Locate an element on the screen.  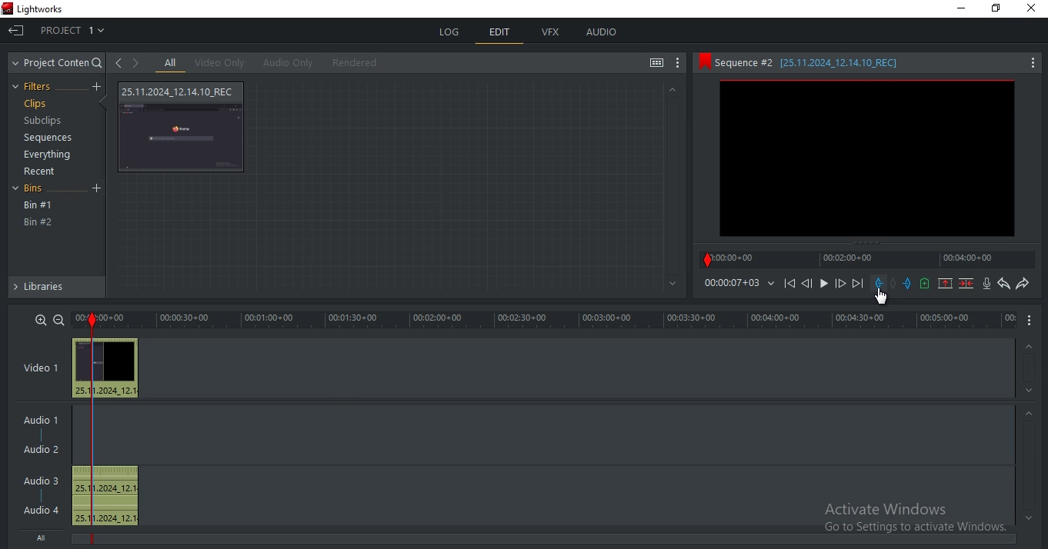
Add Bin is located at coordinates (98, 189).